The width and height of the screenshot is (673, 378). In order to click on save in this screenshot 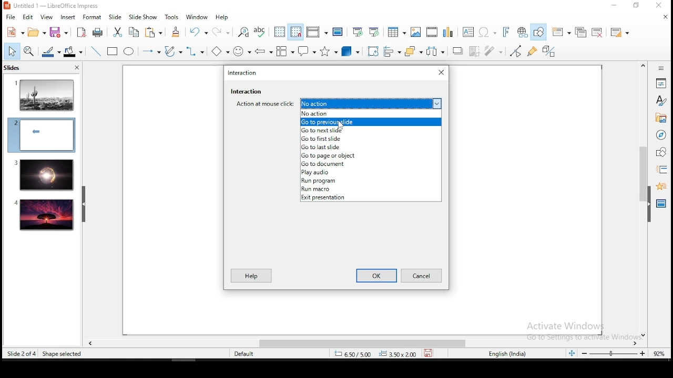, I will do `click(431, 353)`.